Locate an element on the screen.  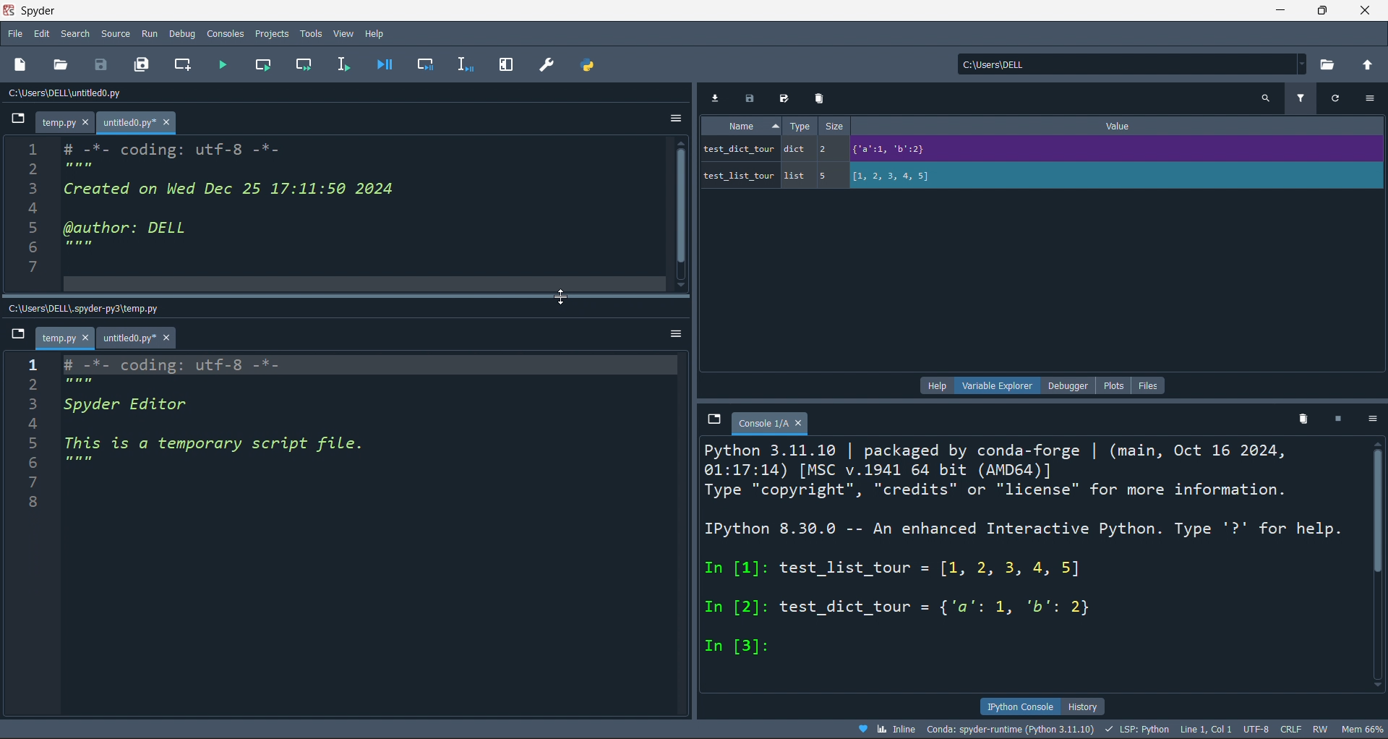
Inline is located at coordinates (886, 729).